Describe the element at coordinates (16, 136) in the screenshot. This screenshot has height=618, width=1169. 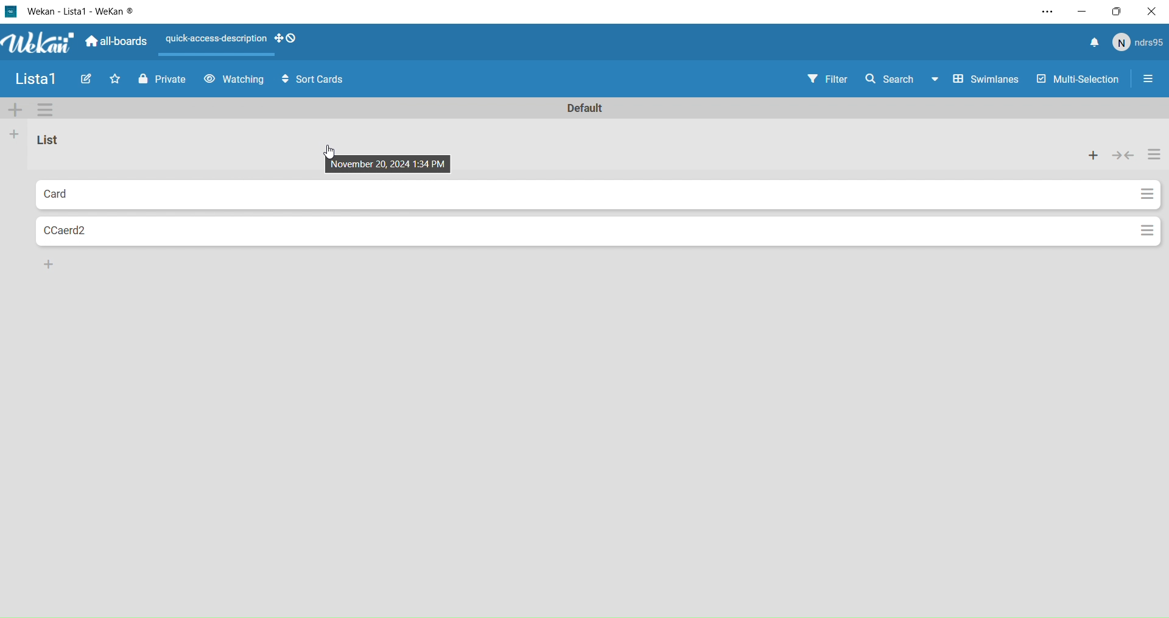
I see `Add` at that location.